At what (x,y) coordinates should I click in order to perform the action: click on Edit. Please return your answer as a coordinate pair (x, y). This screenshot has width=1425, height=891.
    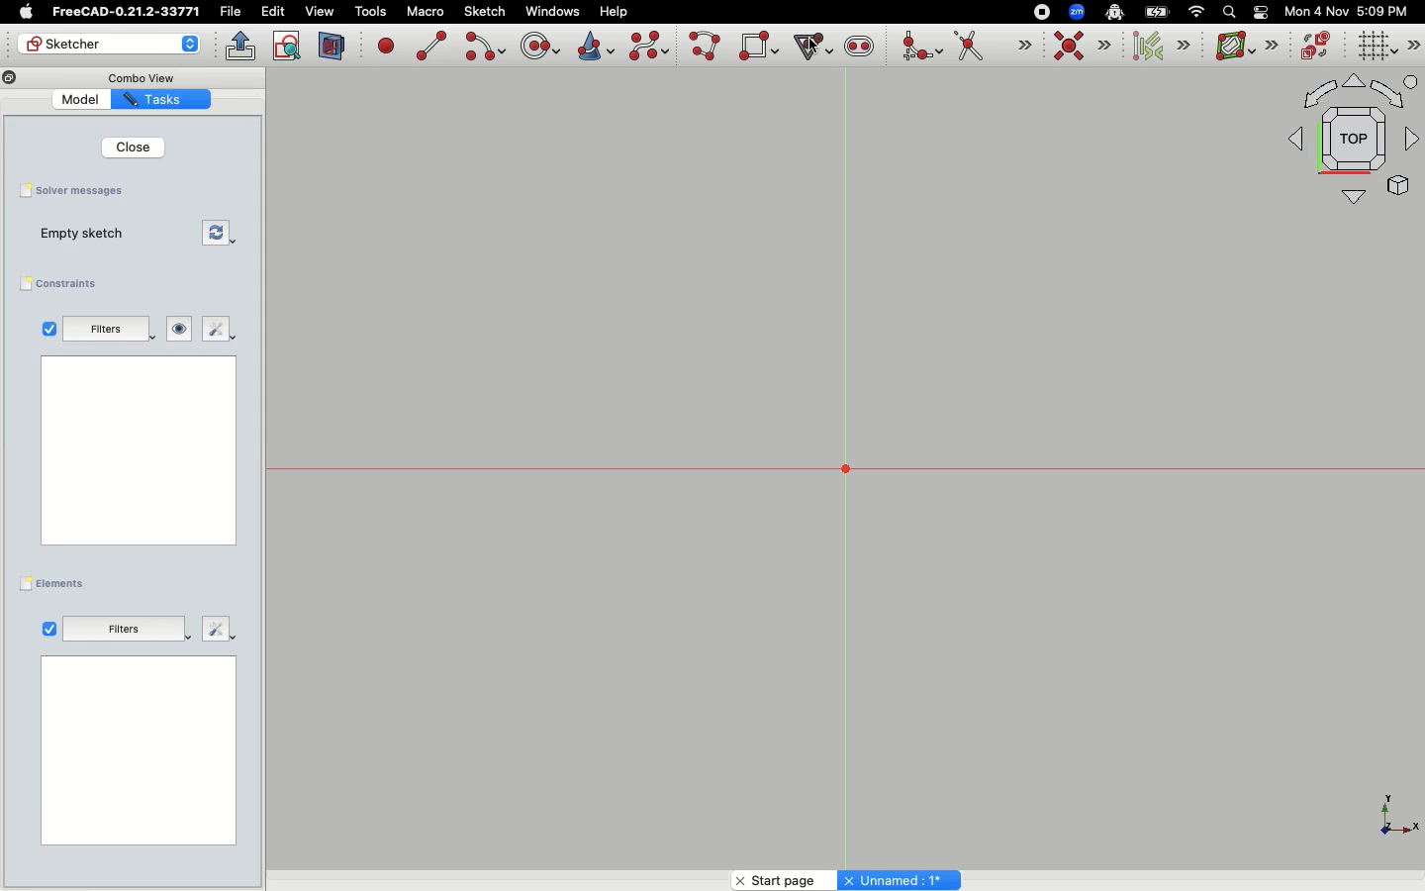
    Looking at the image, I should click on (273, 12).